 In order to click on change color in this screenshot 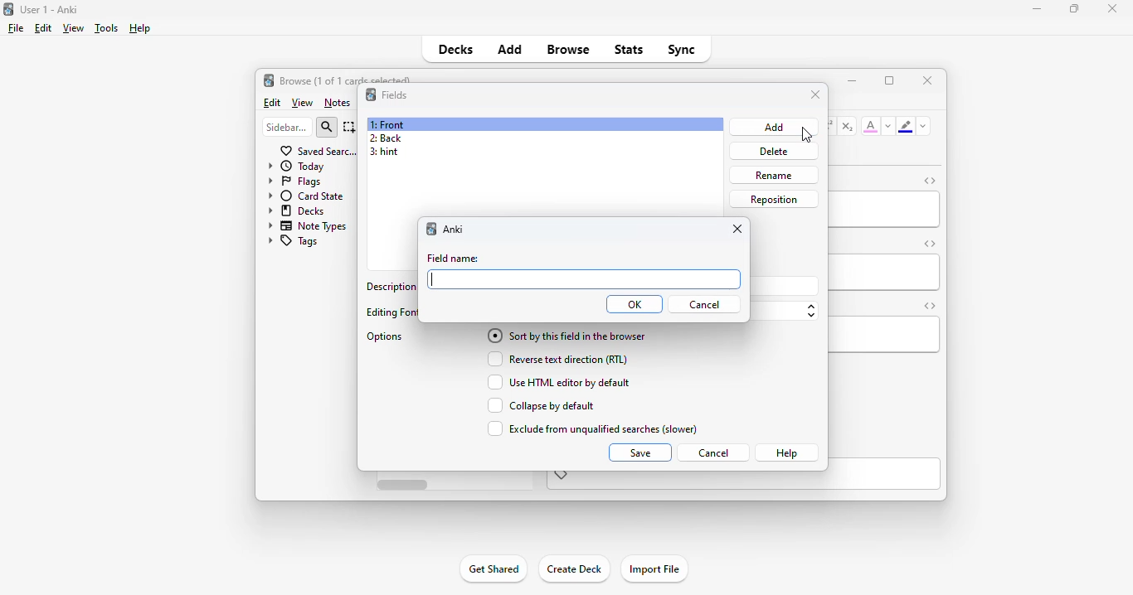, I will do `click(923, 126)`.